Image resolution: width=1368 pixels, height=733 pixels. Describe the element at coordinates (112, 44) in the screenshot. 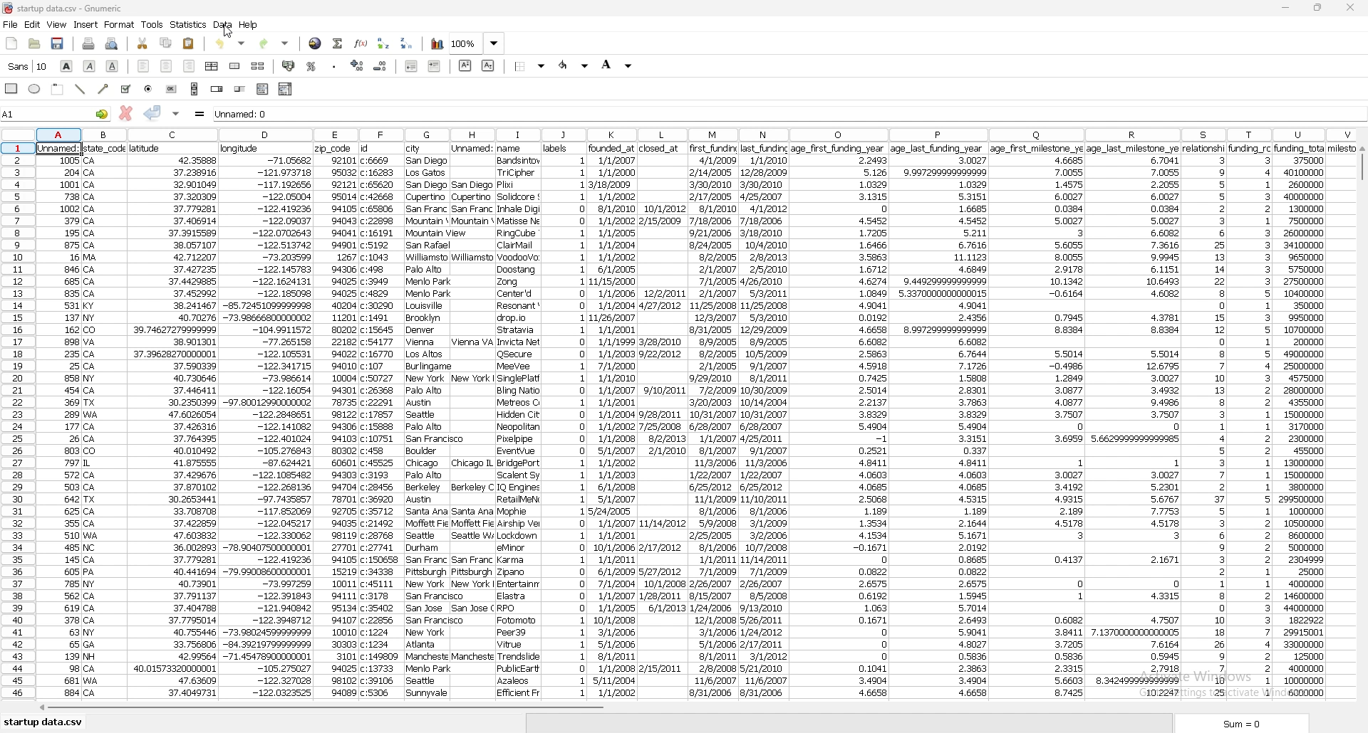

I see `print preview` at that location.